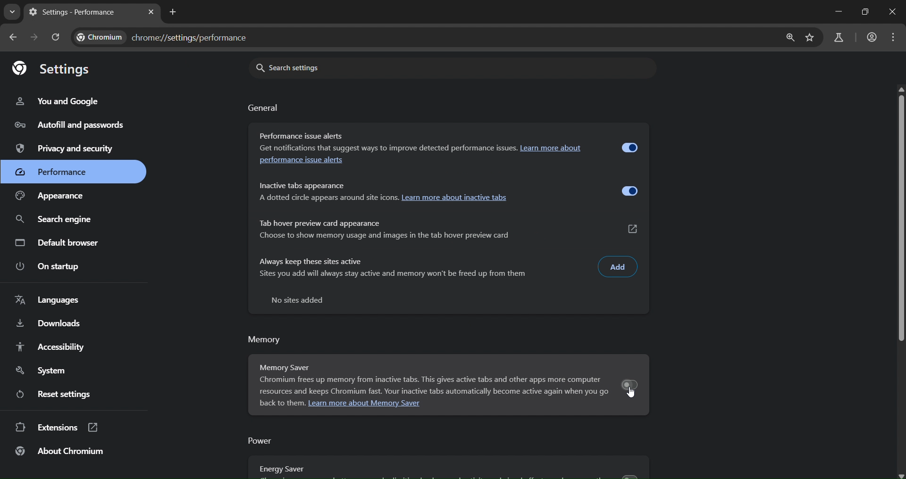  What do you see at coordinates (865, 12) in the screenshot?
I see `restore down` at bounding box center [865, 12].